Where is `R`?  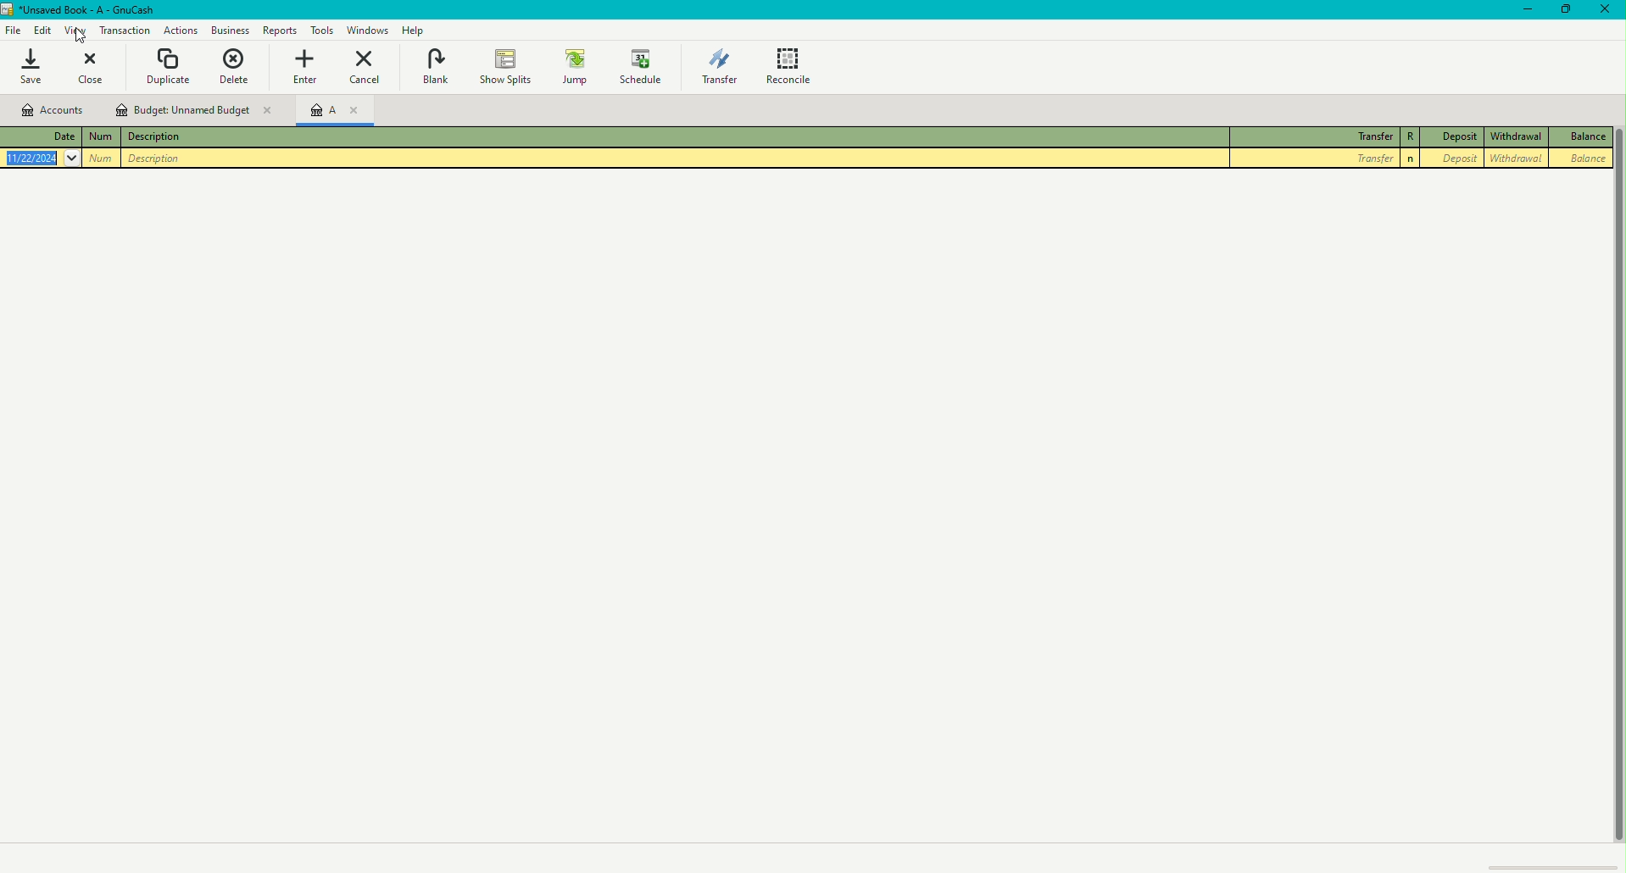 R is located at coordinates (1411, 138).